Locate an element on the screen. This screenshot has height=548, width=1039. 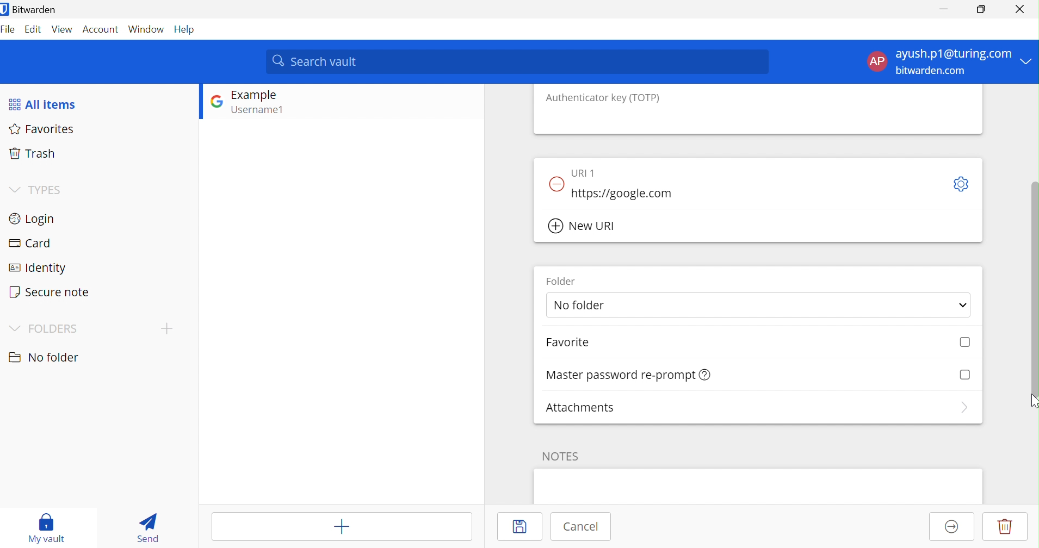
All items is located at coordinates (43, 103).